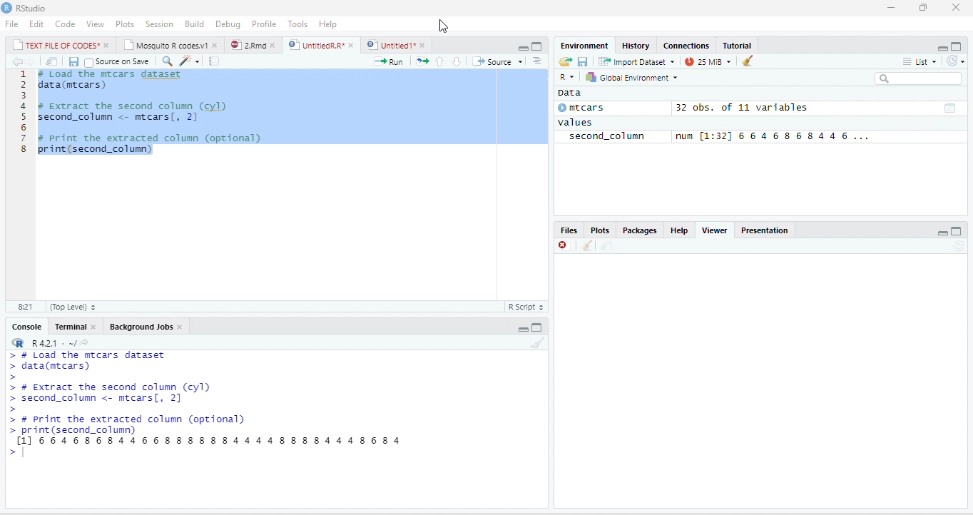  I want to click on minimize, so click(538, 46).